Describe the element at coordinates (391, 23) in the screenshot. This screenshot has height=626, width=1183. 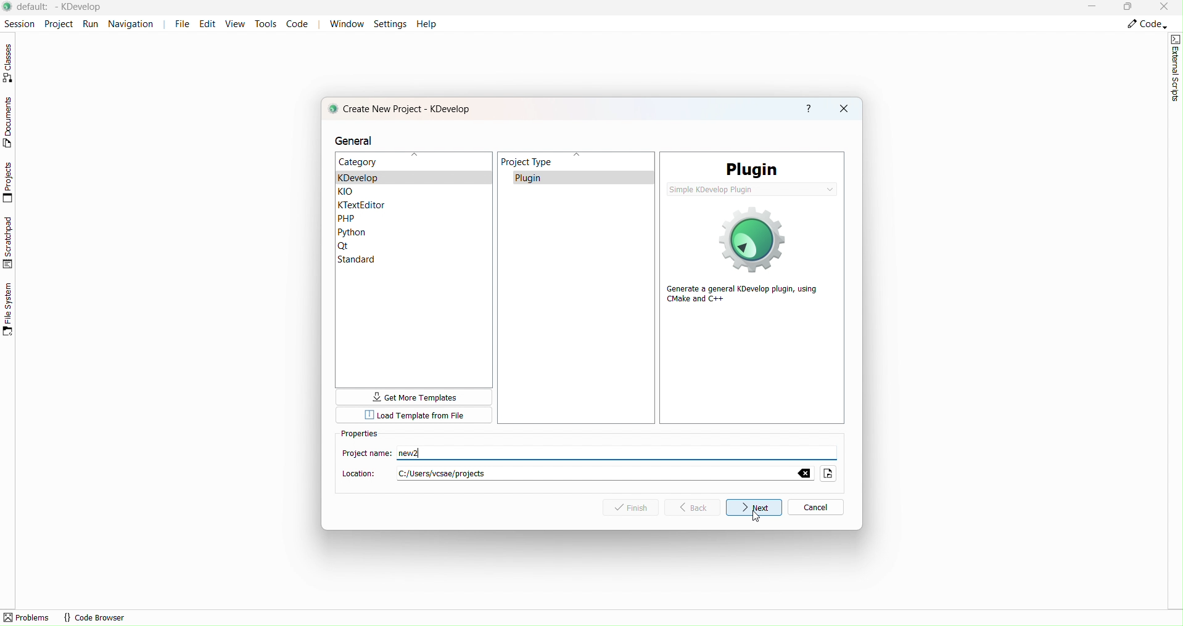
I see `Settings` at that location.